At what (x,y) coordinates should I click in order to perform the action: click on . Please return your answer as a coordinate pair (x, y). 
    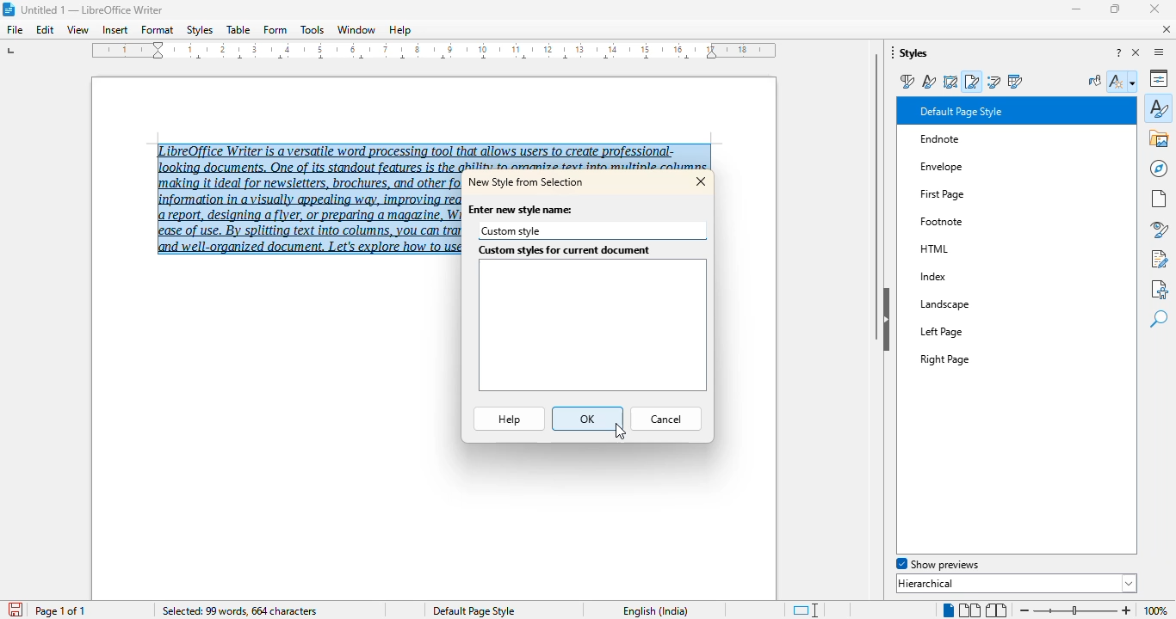
    Looking at the image, I should click on (940, 220).